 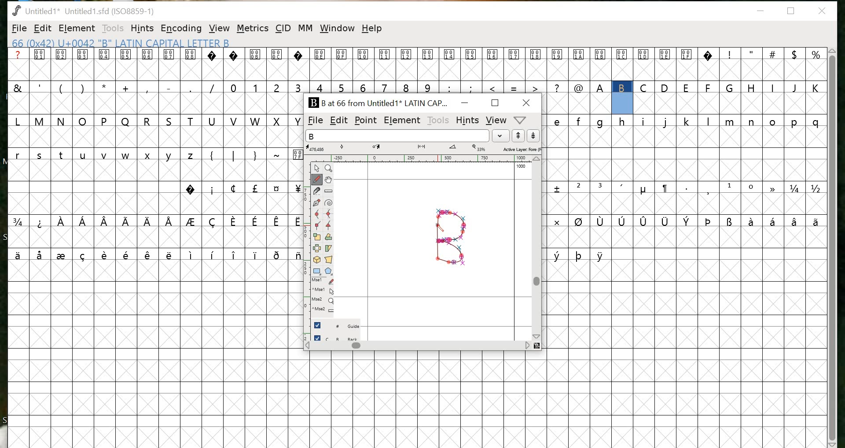 What do you see at coordinates (402, 121) in the screenshot?
I see `ELEMENT` at bounding box center [402, 121].